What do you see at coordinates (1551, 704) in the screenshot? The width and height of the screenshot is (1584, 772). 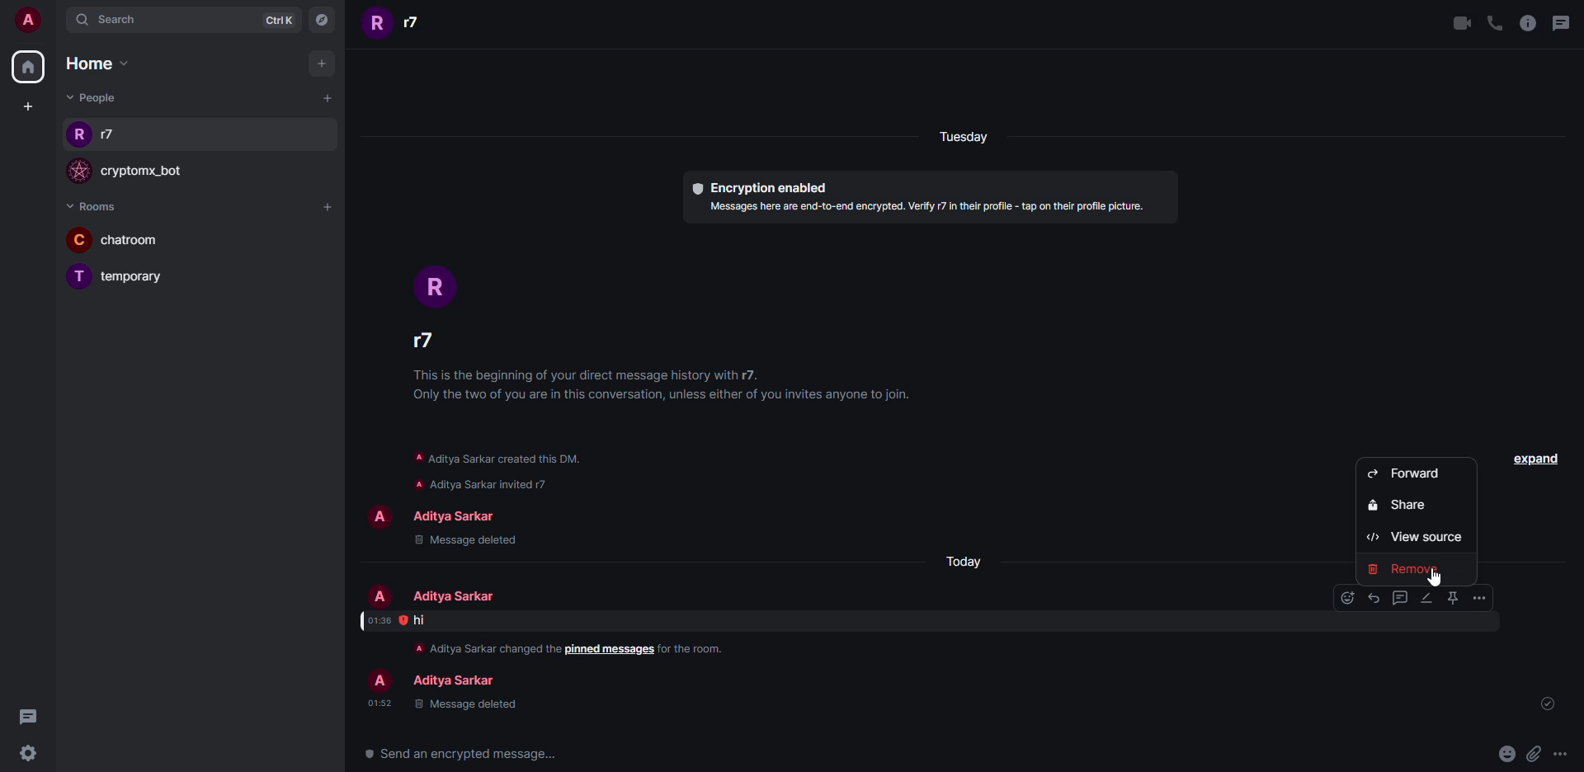 I see `sent` at bounding box center [1551, 704].